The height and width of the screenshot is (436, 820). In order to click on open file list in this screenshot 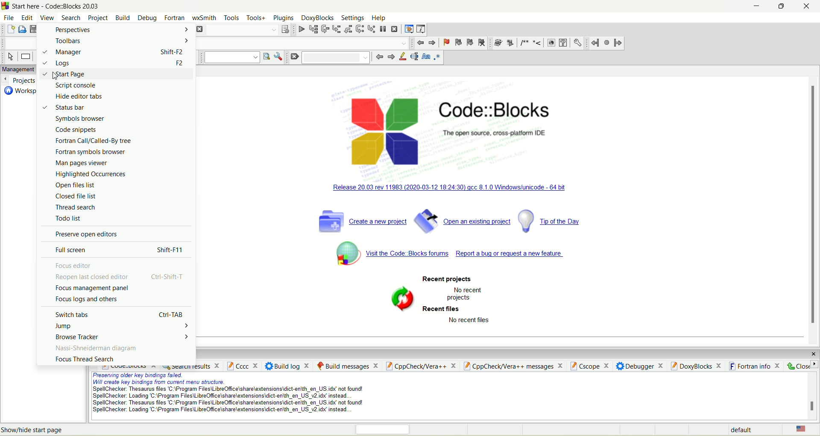, I will do `click(76, 184)`.